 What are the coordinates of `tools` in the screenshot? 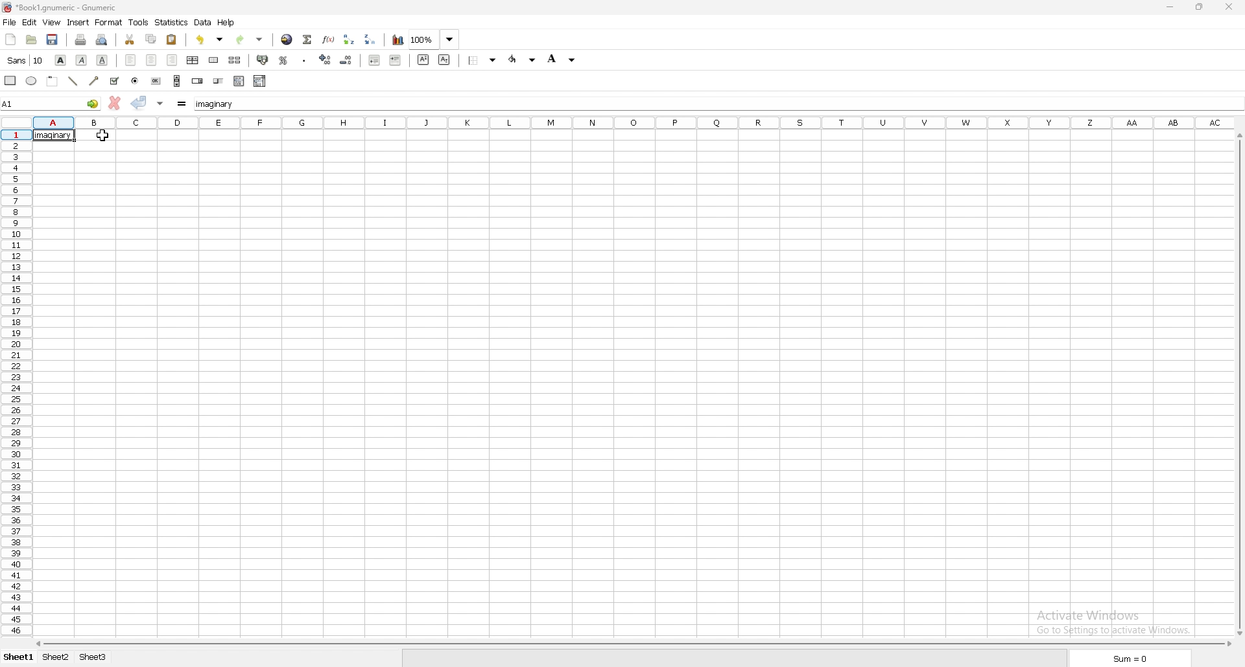 It's located at (137, 22).